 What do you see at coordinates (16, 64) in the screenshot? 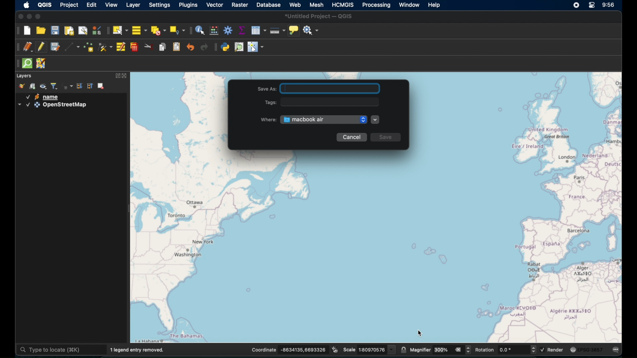
I see `drag handles` at bounding box center [16, 64].